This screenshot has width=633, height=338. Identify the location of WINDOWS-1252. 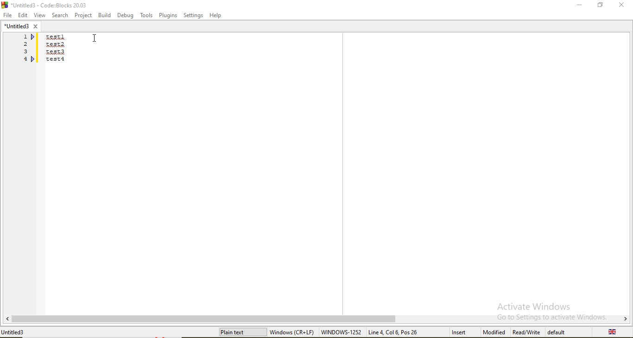
(342, 332).